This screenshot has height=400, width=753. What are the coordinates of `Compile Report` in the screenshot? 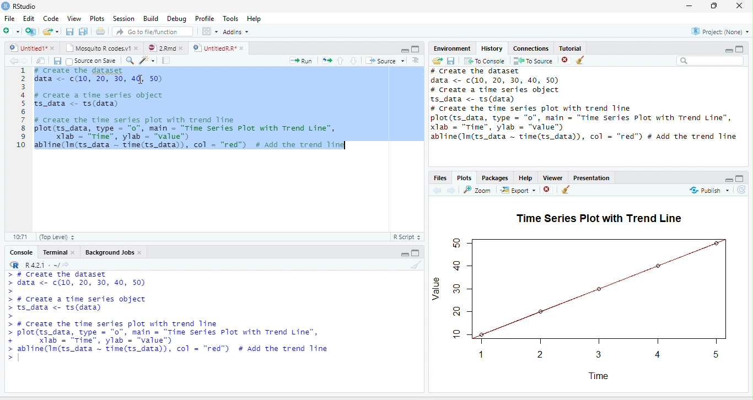 It's located at (166, 61).